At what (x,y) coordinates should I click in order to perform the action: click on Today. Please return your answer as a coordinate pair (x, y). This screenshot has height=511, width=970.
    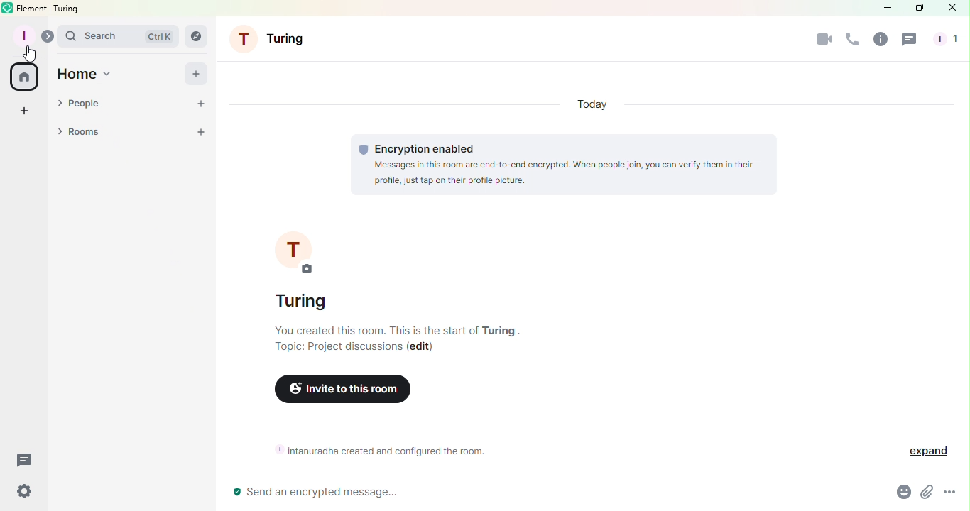
    Looking at the image, I should click on (594, 107).